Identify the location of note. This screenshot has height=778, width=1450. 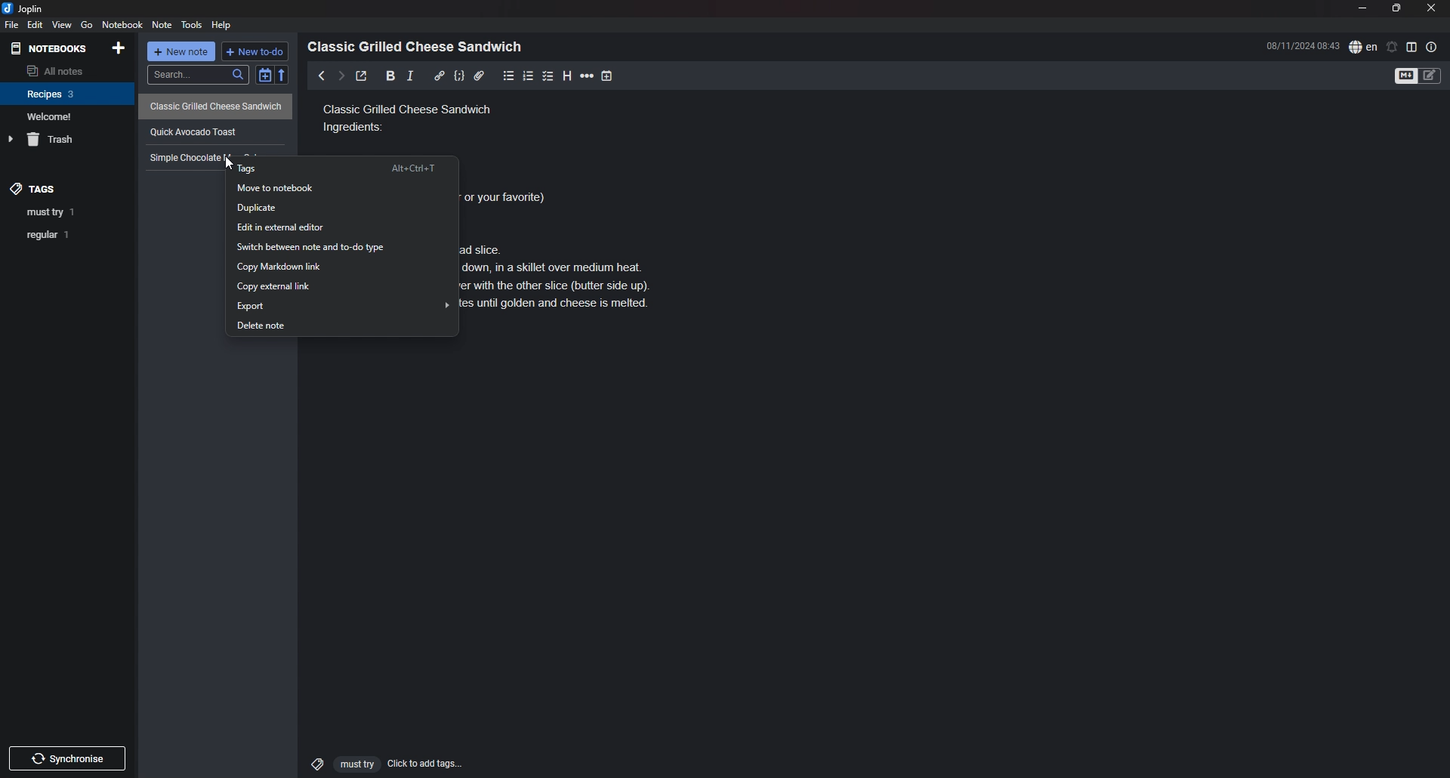
(162, 26).